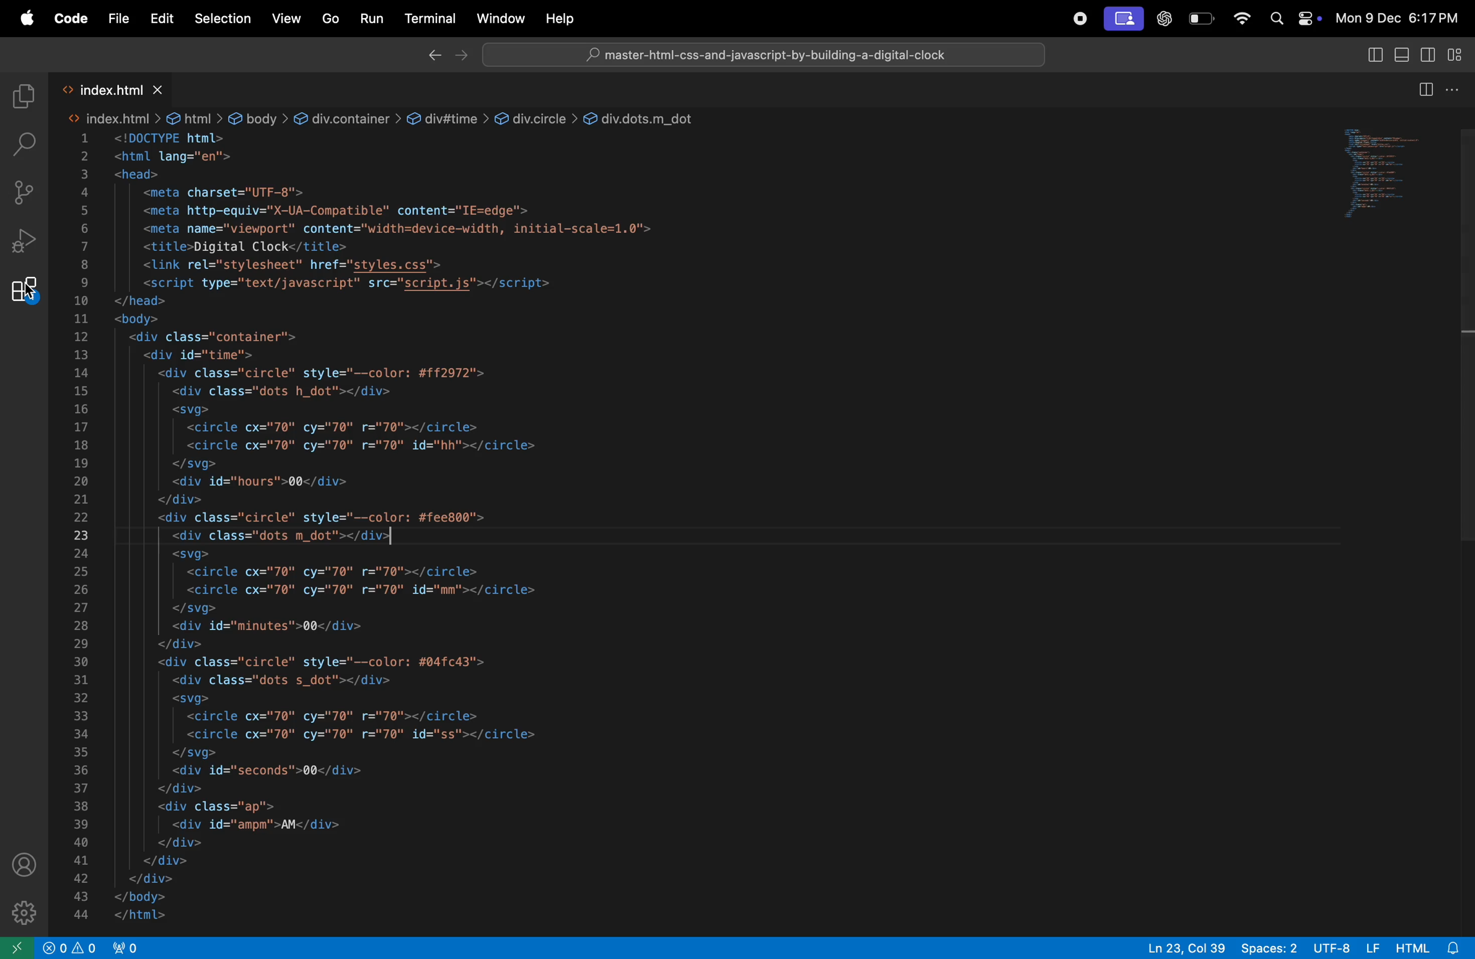 Image resolution: width=1475 pixels, height=959 pixels. I want to click on View, so click(288, 19).